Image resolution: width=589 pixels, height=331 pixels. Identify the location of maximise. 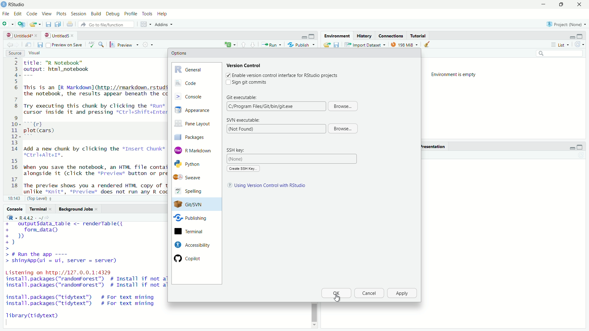
(560, 5).